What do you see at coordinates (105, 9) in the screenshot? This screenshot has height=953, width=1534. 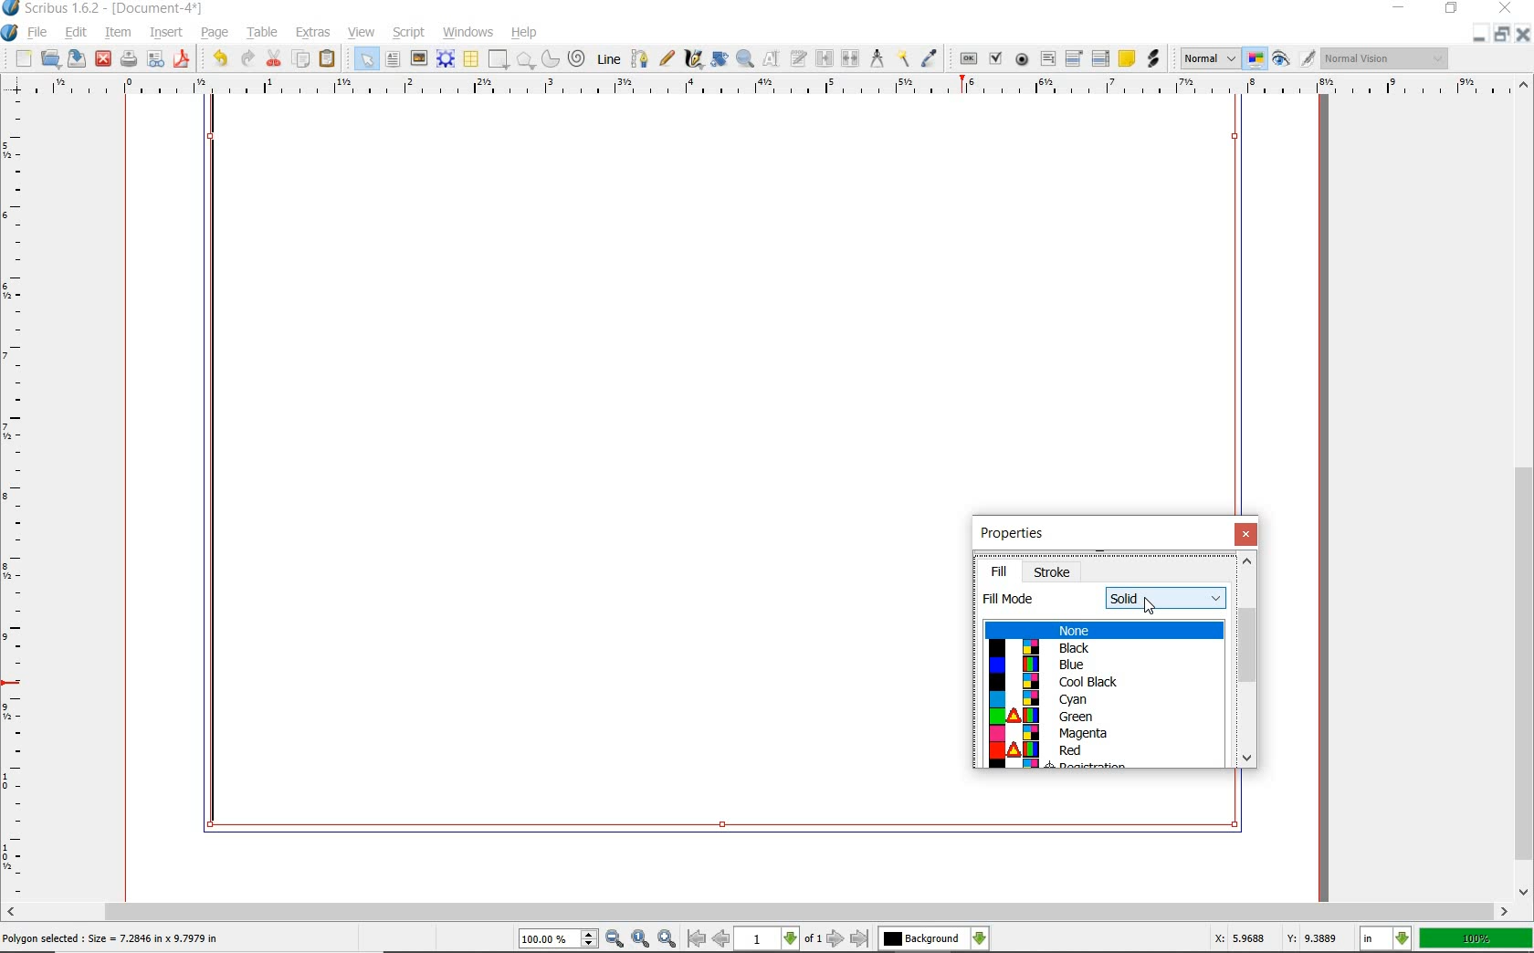 I see `Scribus 1.6.2 - [Document-4*]` at bounding box center [105, 9].